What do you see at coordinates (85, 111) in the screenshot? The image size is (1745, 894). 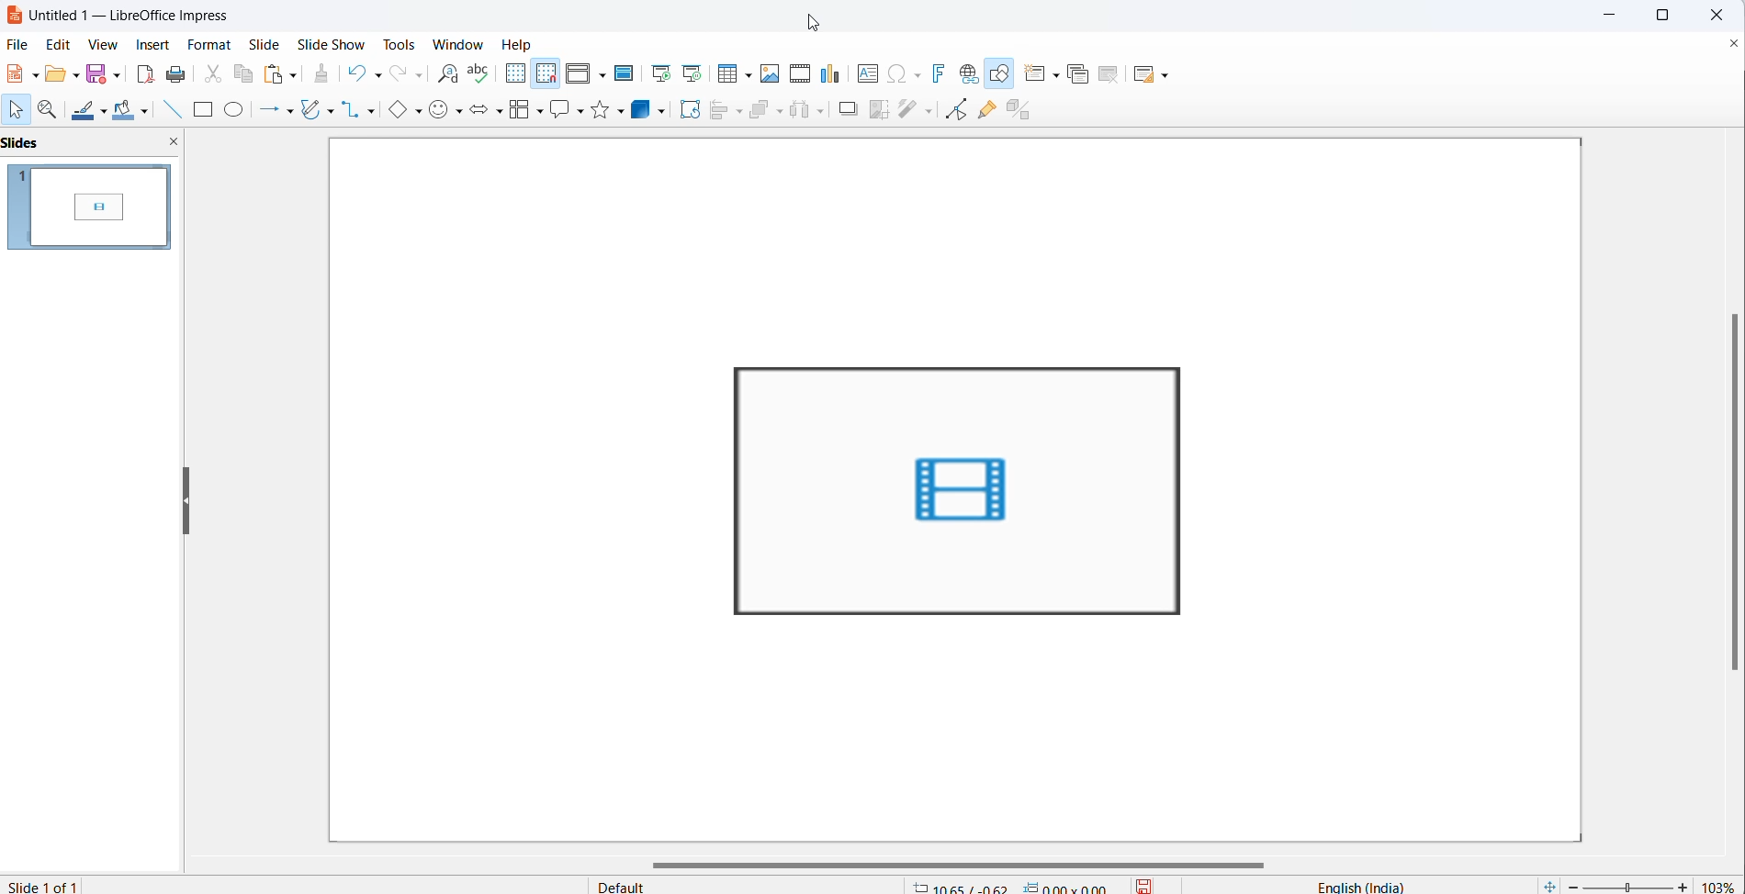 I see `line color` at bounding box center [85, 111].